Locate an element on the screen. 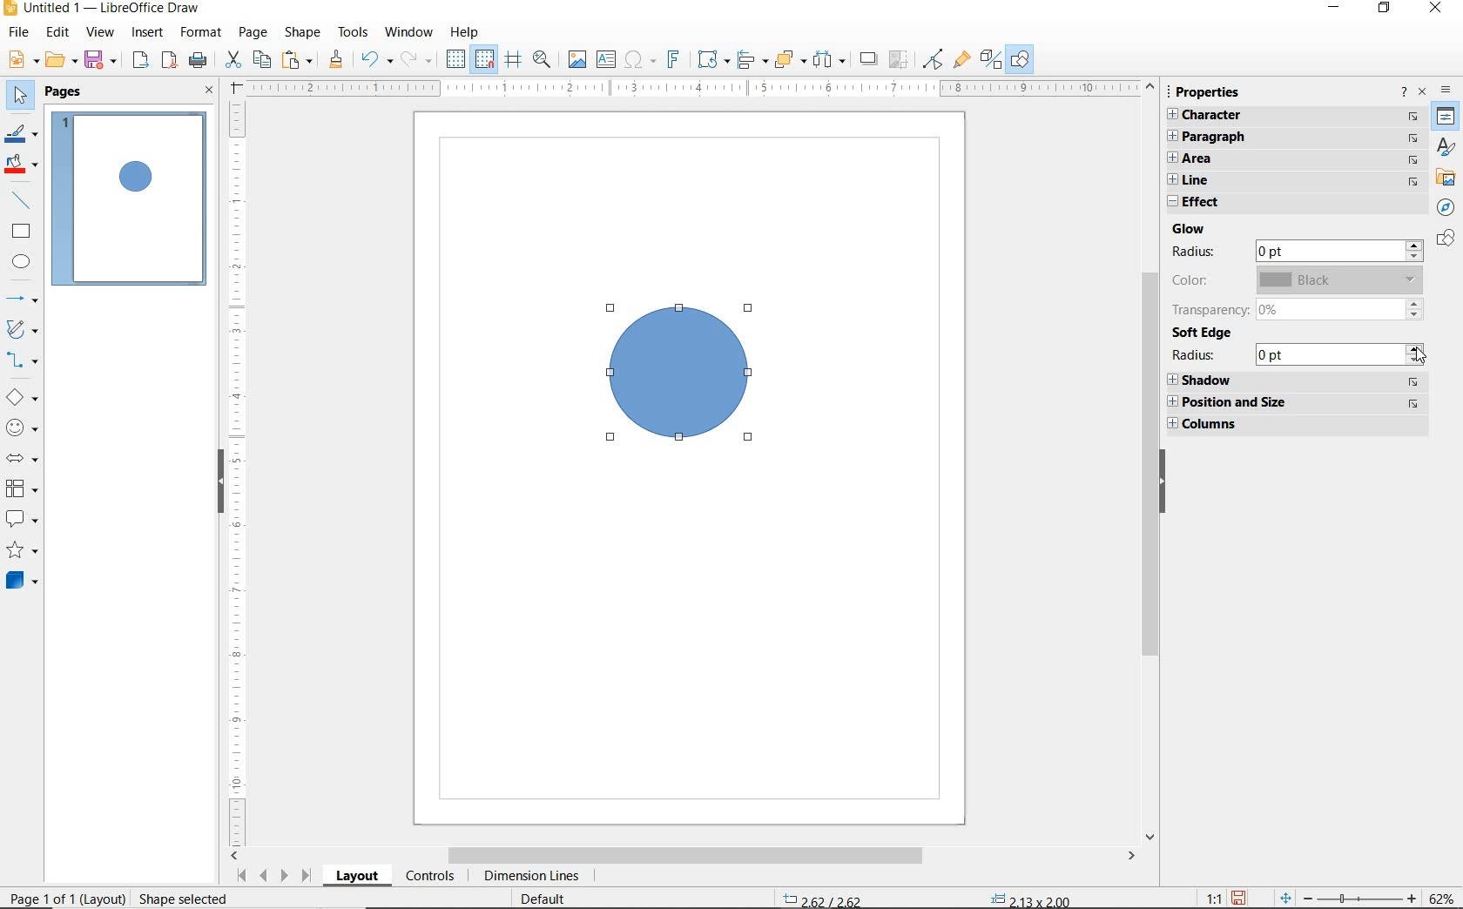 The image size is (1463, 909). RULER is located at coordinates (238, 472).